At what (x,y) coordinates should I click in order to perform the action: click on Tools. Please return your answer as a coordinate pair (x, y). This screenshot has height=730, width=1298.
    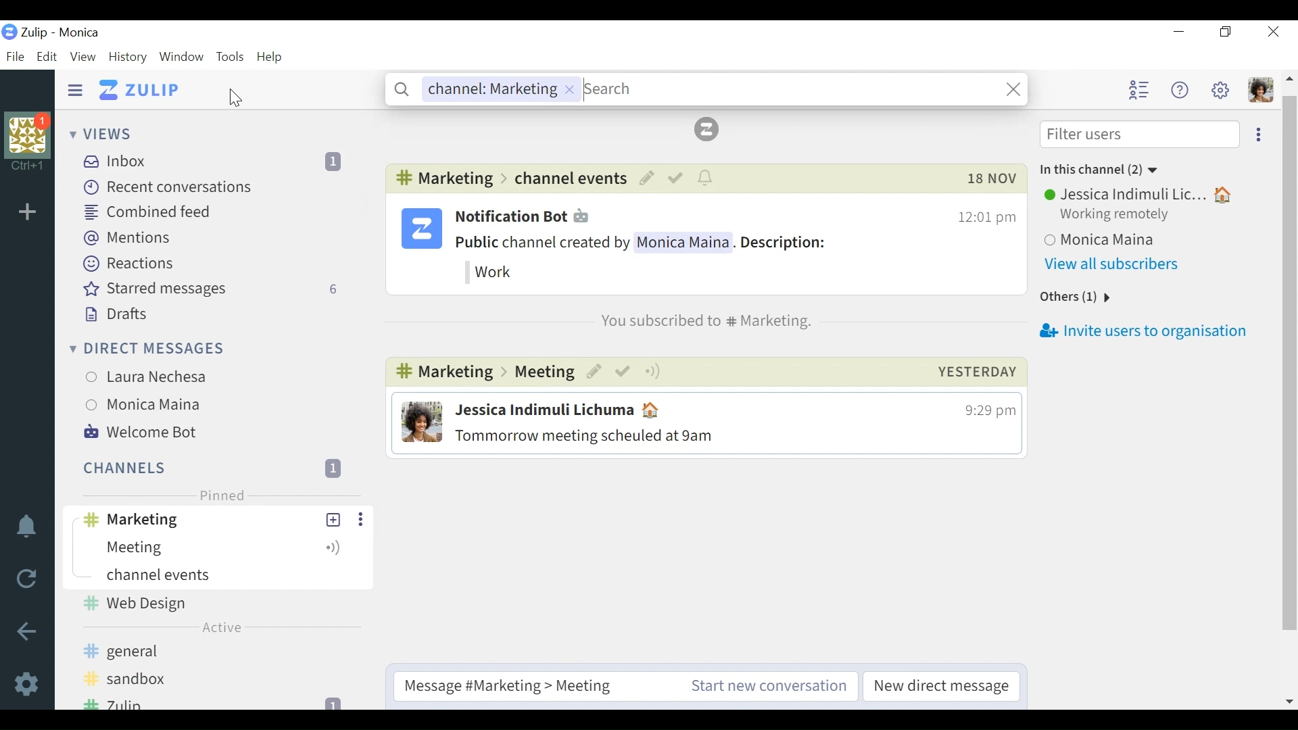
    Looking at the image, I should click on (232, 56).